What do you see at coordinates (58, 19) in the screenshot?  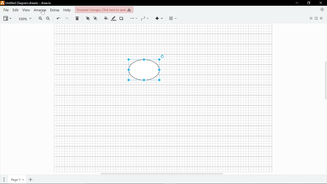 I see `Undo` at bounding box center [58, 19].